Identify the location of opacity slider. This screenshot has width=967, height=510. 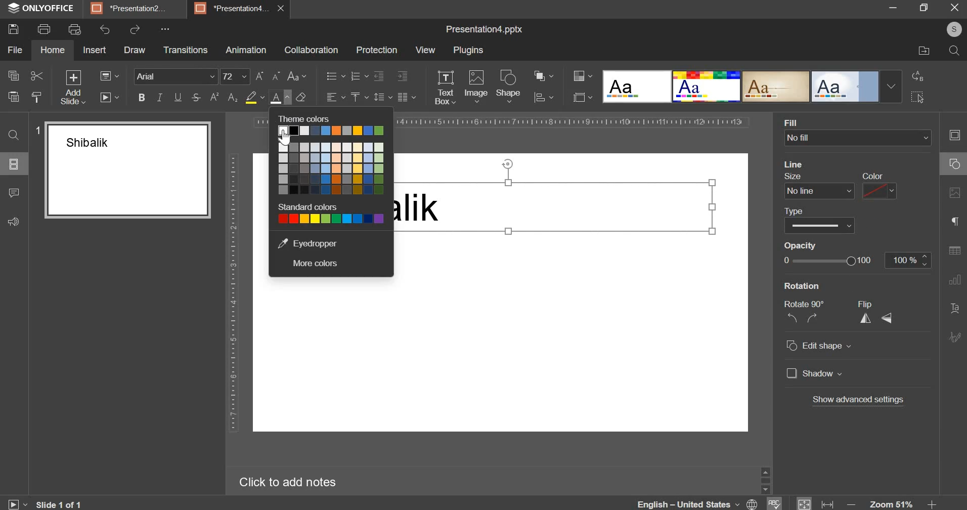
(826, 261).